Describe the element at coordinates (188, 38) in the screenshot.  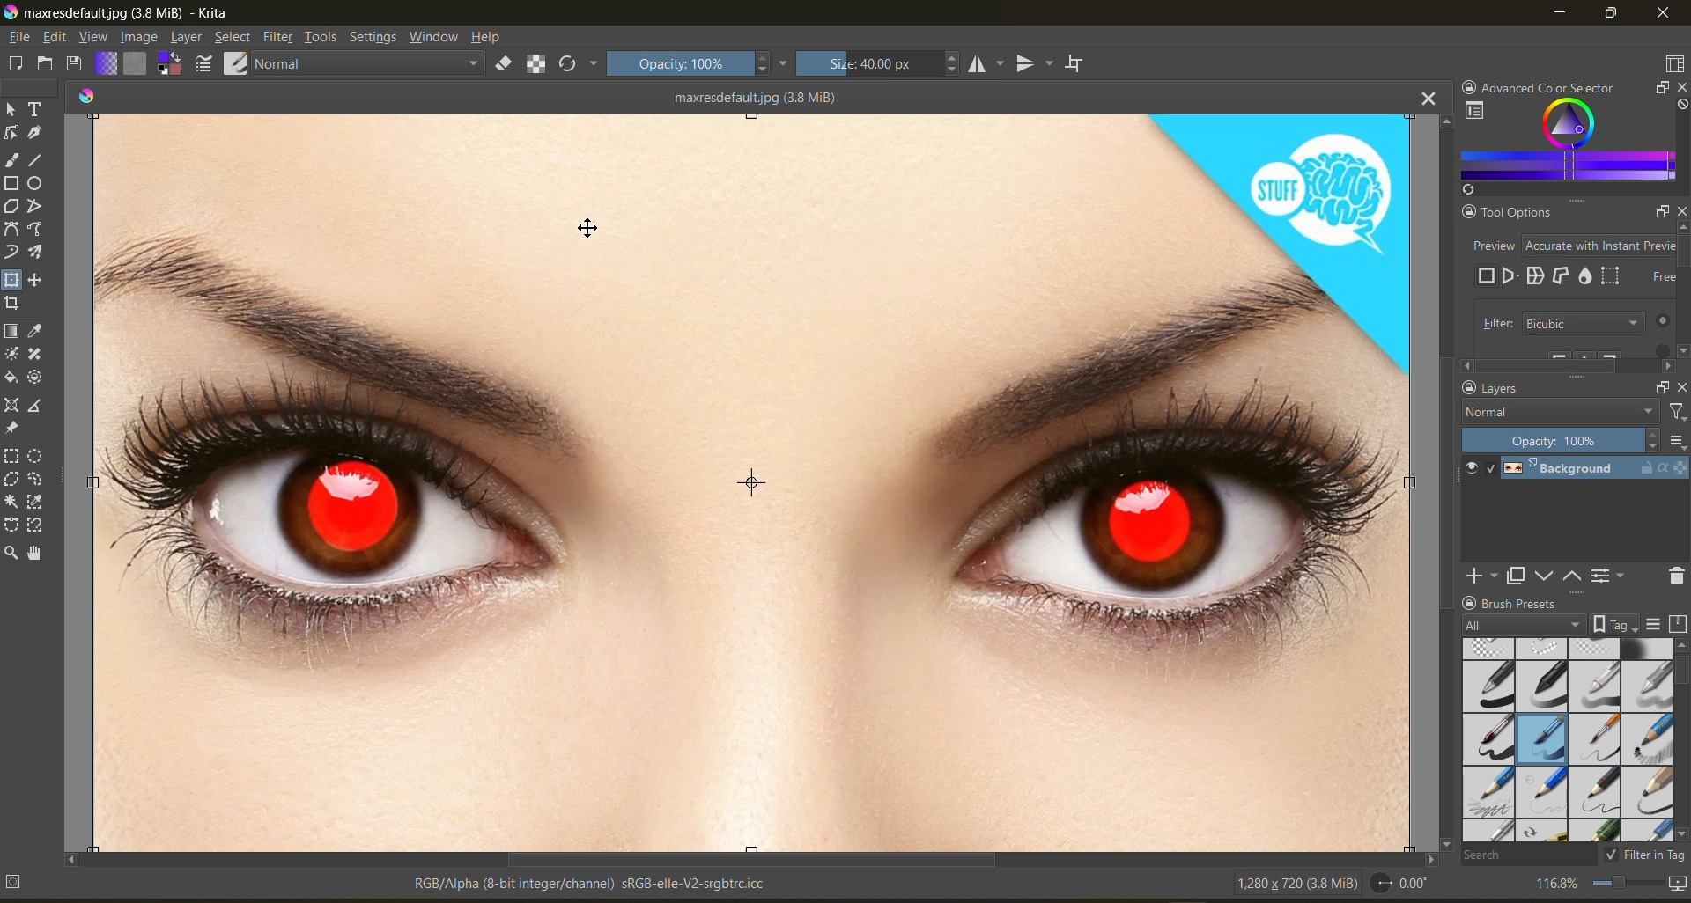
I see `layer` at that location.